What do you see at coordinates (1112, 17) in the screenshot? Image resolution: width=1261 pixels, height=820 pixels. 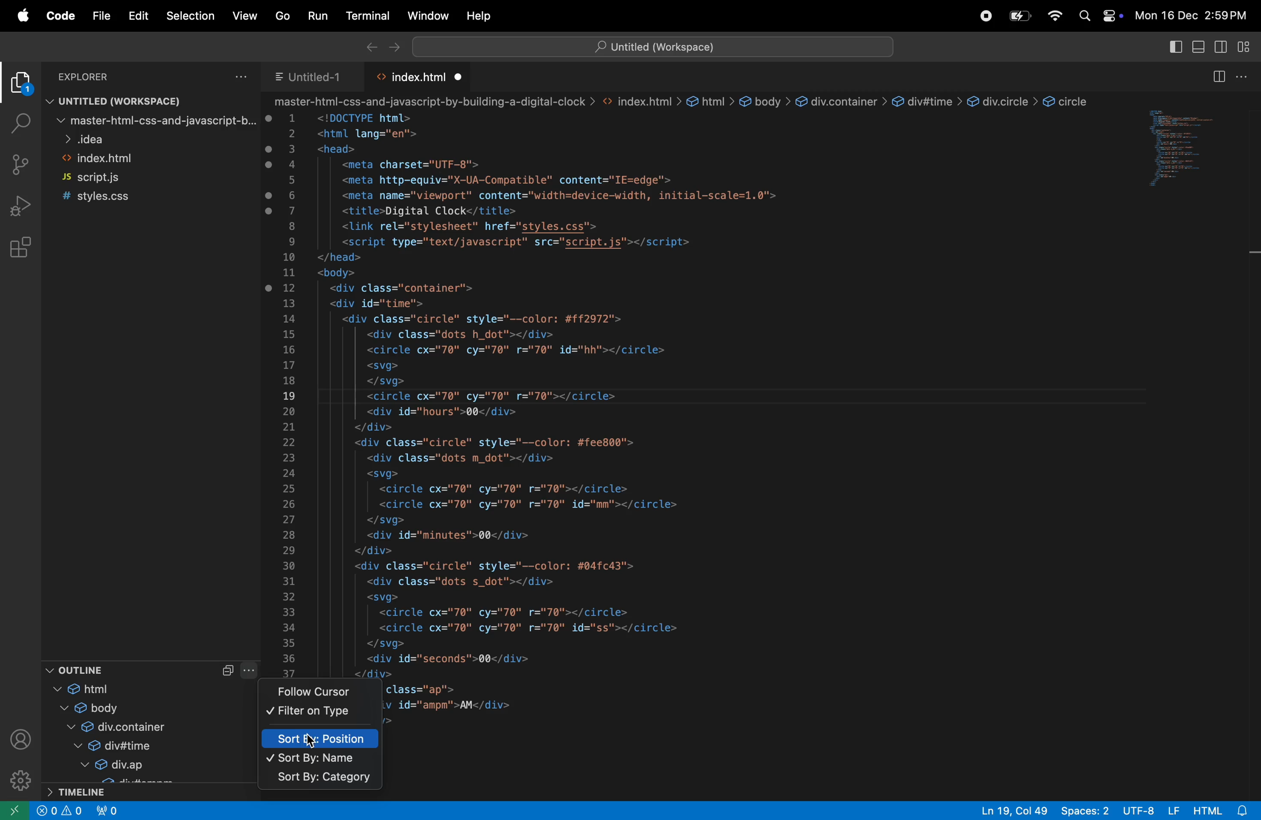 I see `apple widgets` at bounding box center [1112, 17].